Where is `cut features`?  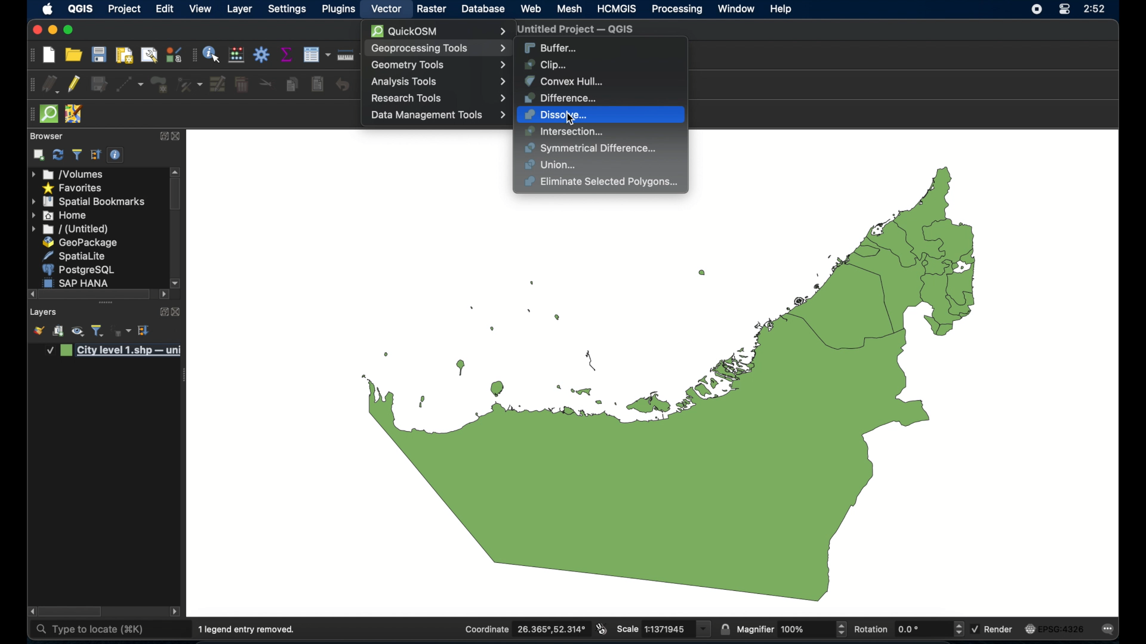
cut features is located at coordinates (266, 83).